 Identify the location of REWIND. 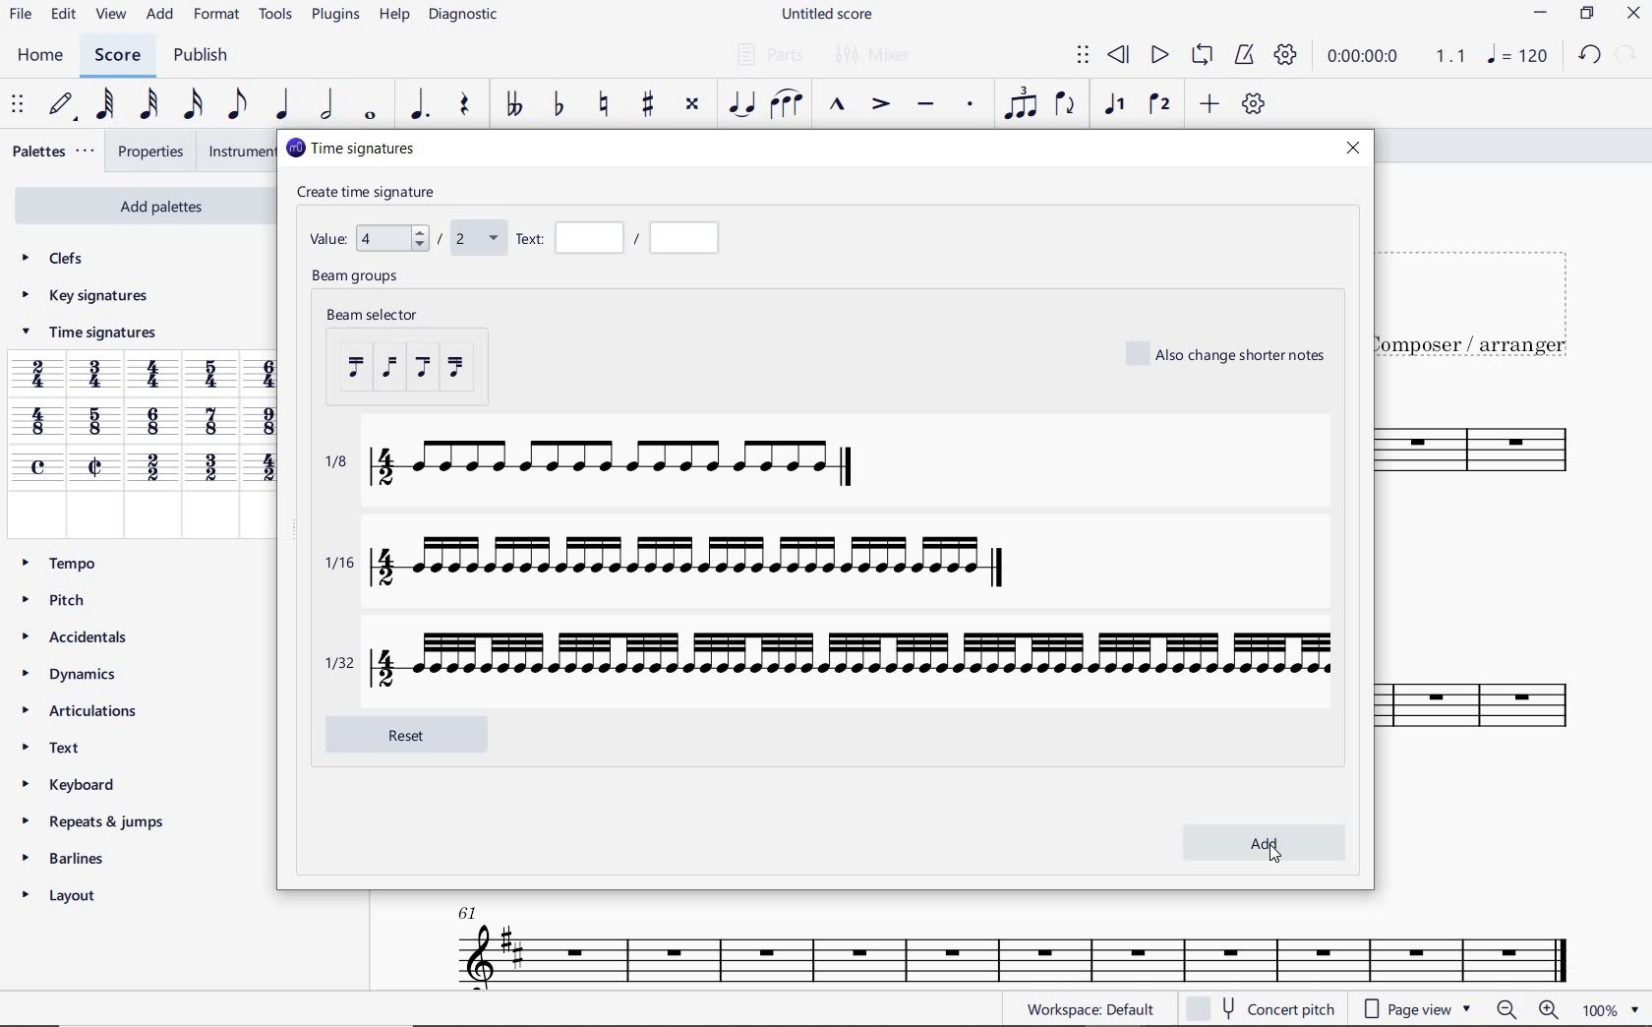
(1118, 54).